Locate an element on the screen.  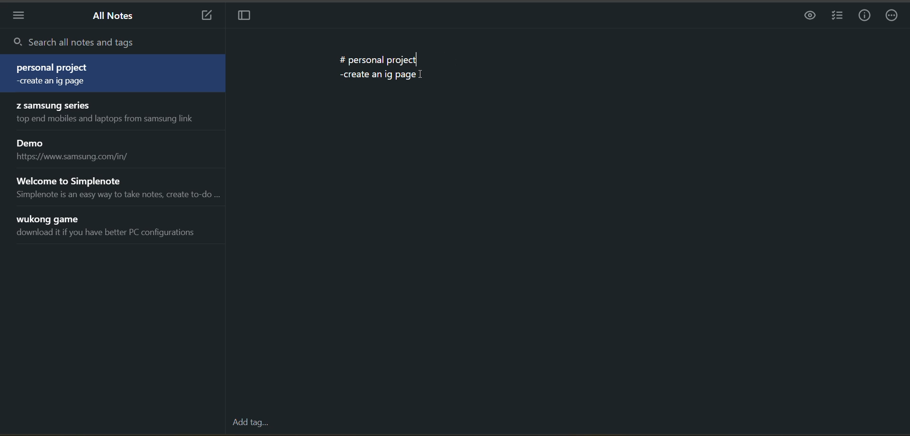
note title and preview is located at coordinates (82, 148).